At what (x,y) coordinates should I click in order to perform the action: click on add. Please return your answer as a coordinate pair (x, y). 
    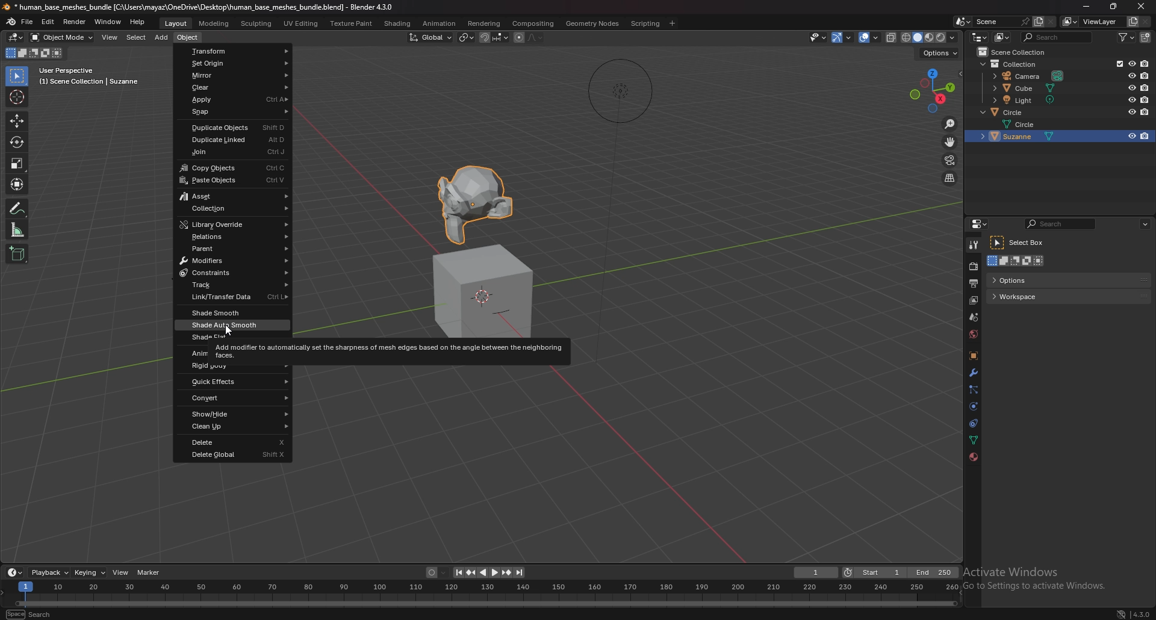
    Looking at the image, I should click on (163, 37).